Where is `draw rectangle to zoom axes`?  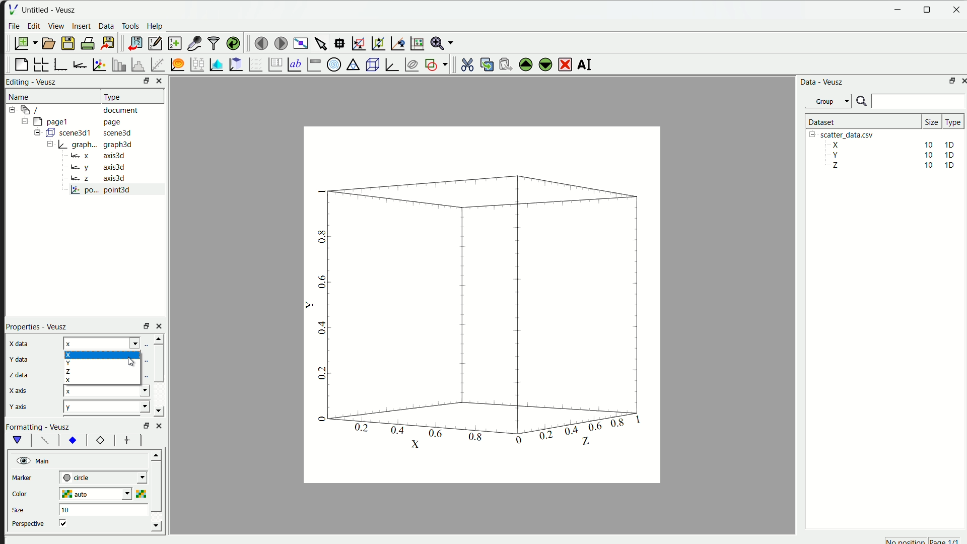
draw rectangle to zoom axes is located at coordinates (359, 42).